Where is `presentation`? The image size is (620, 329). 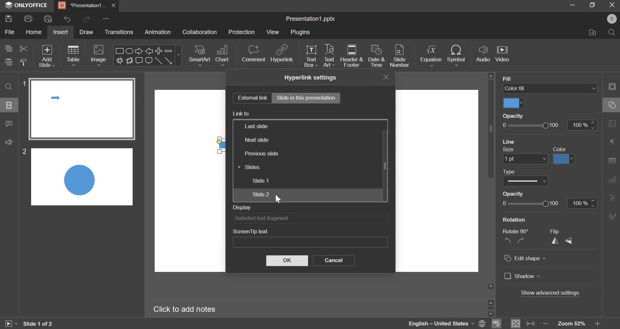 presentation is located at coordinates (87, 5).